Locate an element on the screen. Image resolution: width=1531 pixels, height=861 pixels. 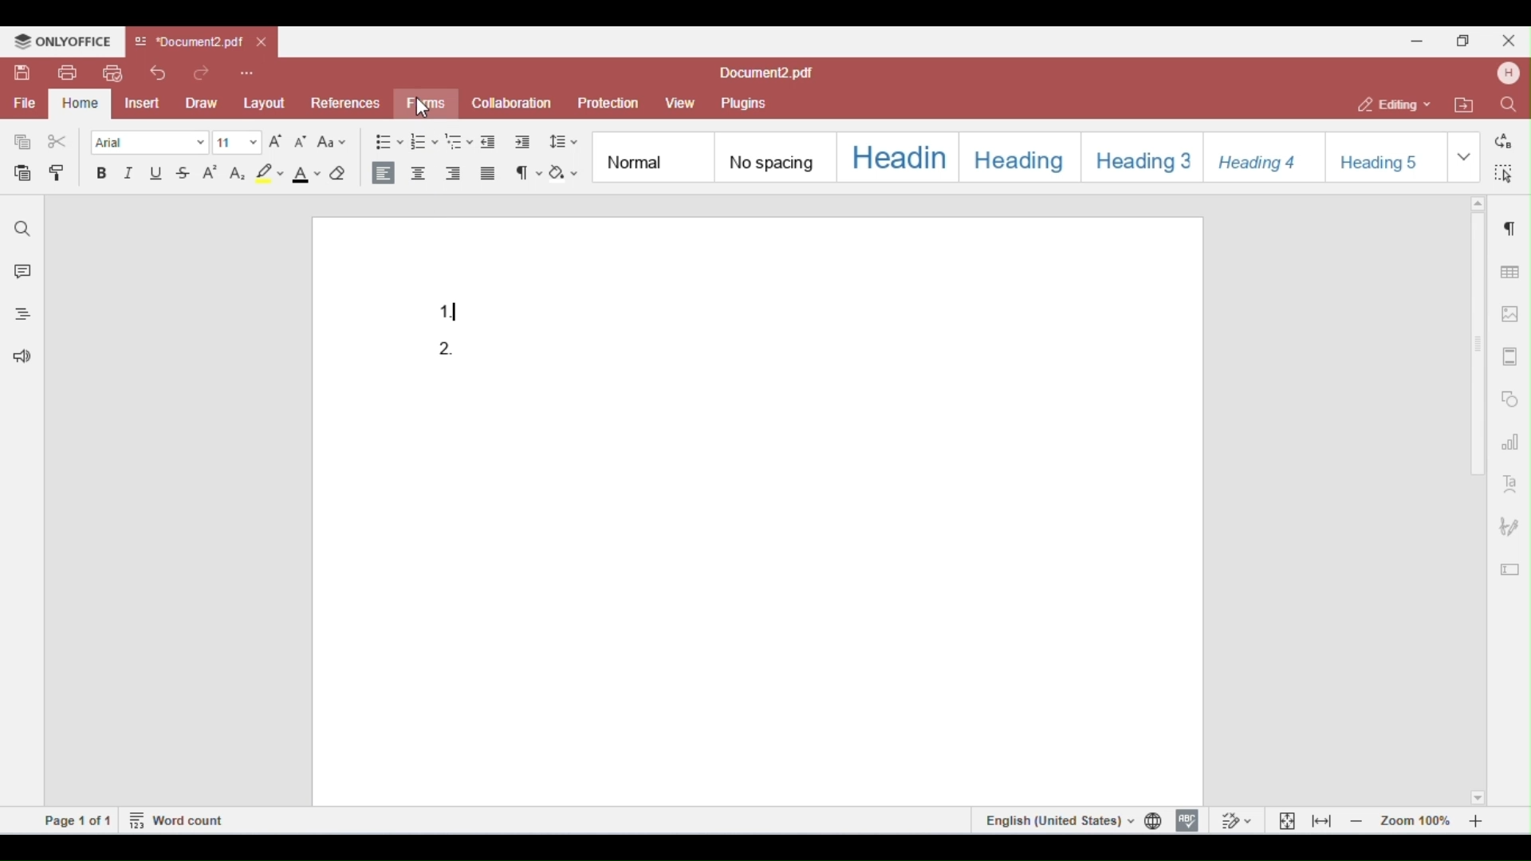
account is located at coordinates (1506, 73).